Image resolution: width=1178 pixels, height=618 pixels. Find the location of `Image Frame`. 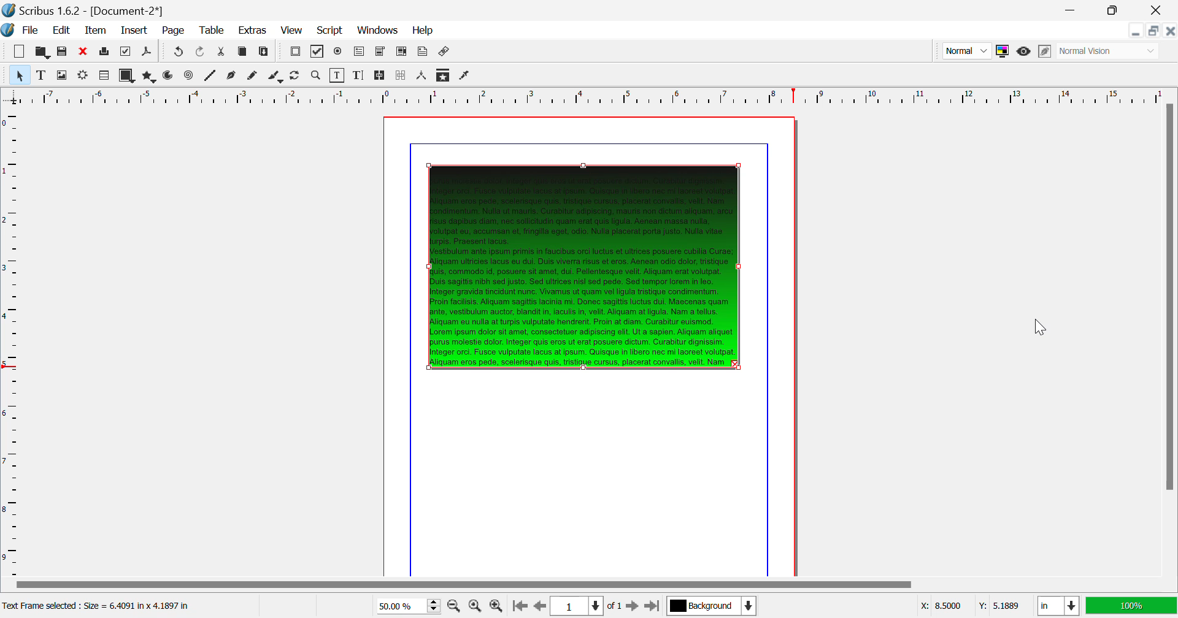

Image Frame is located at coordinates (61, 75).